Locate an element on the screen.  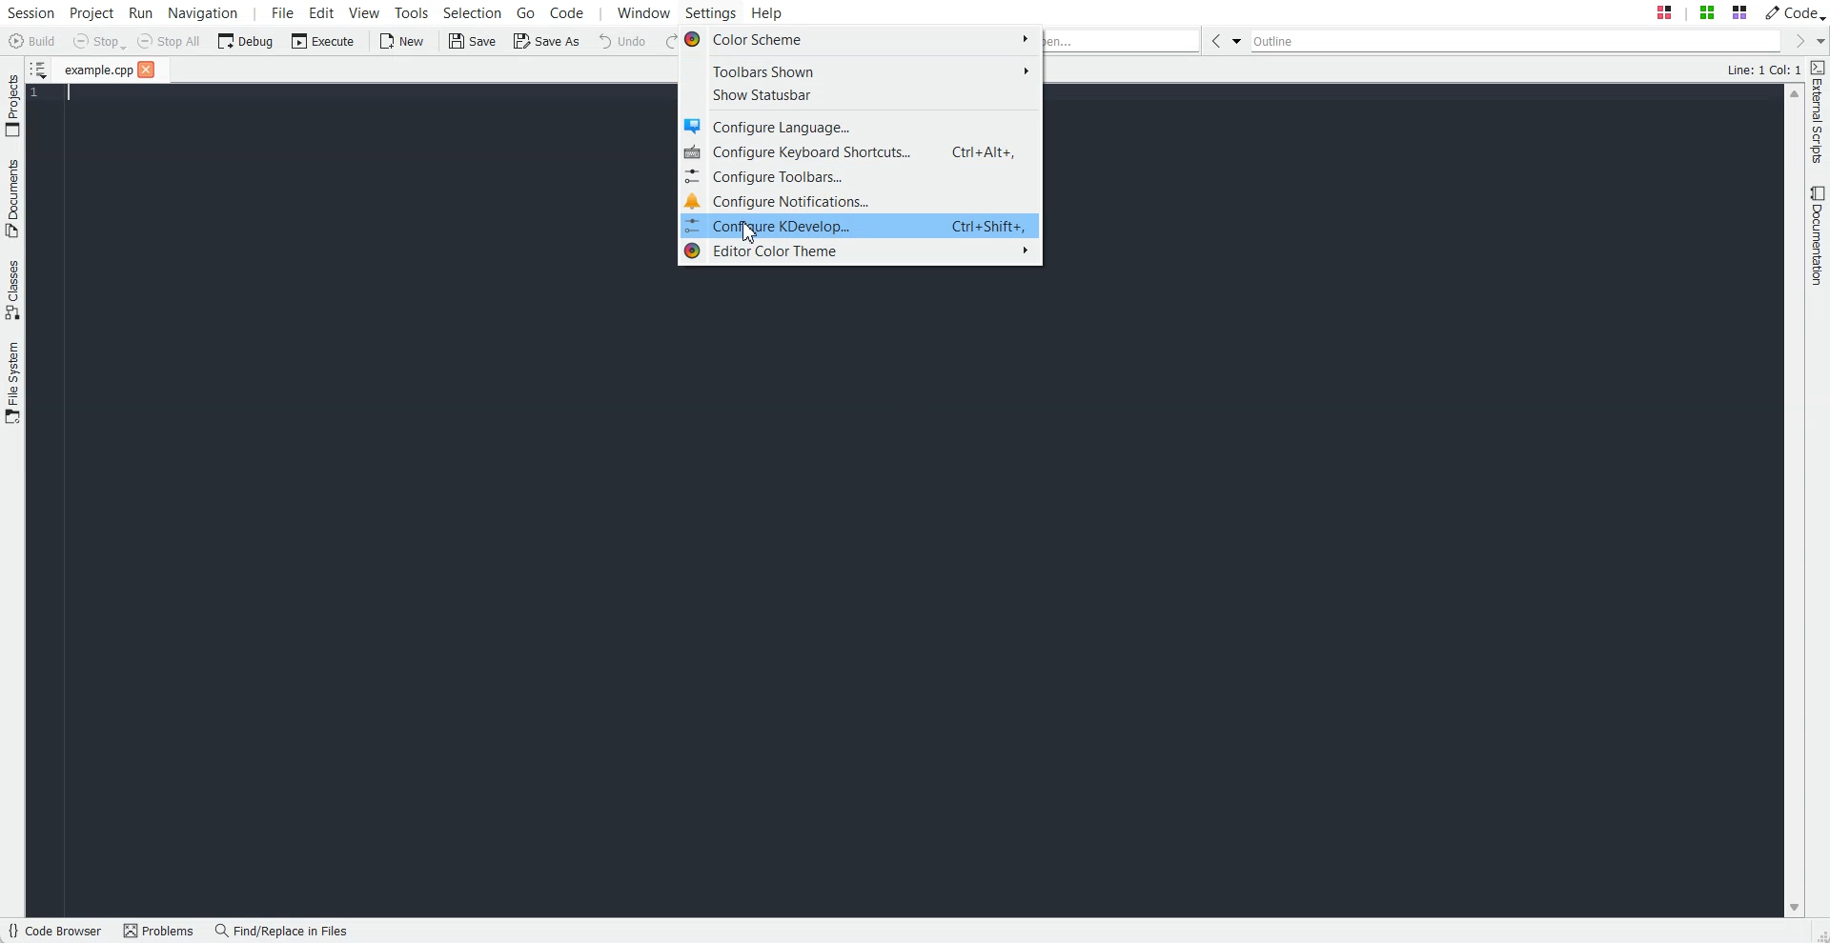
Configure KDevelop is located at coordinates (859, 226).